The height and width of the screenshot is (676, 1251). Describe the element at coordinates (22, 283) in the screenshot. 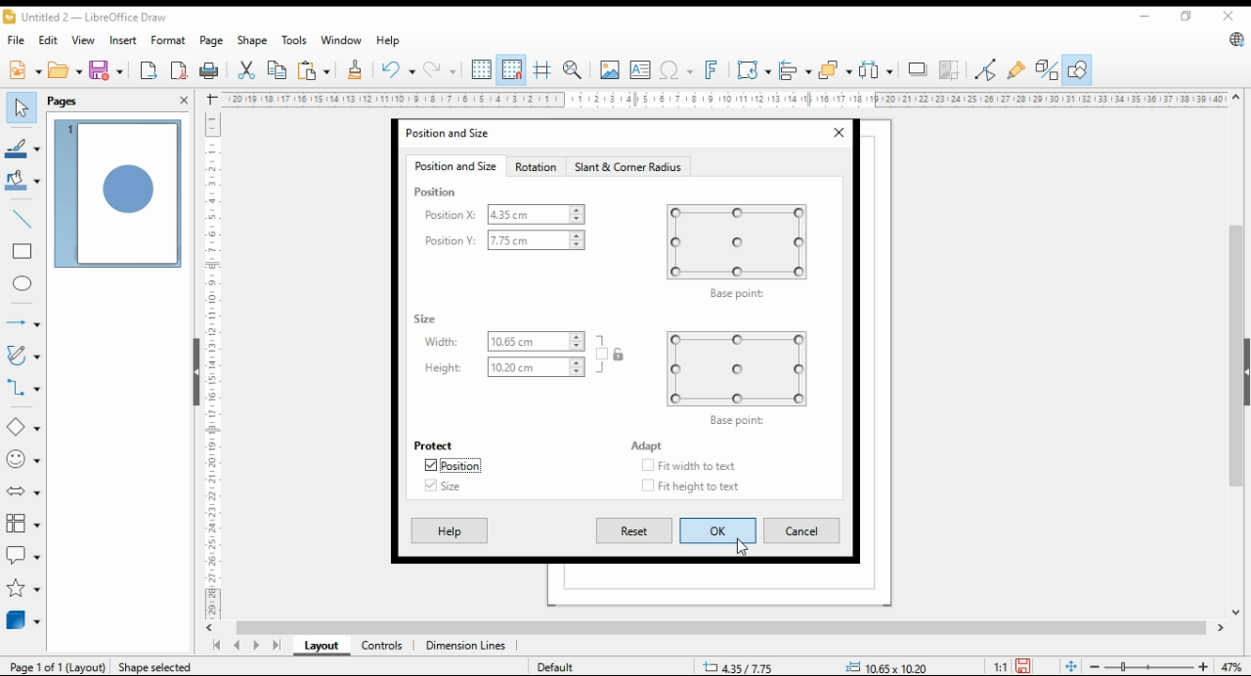

I see `ellipse` at that location.